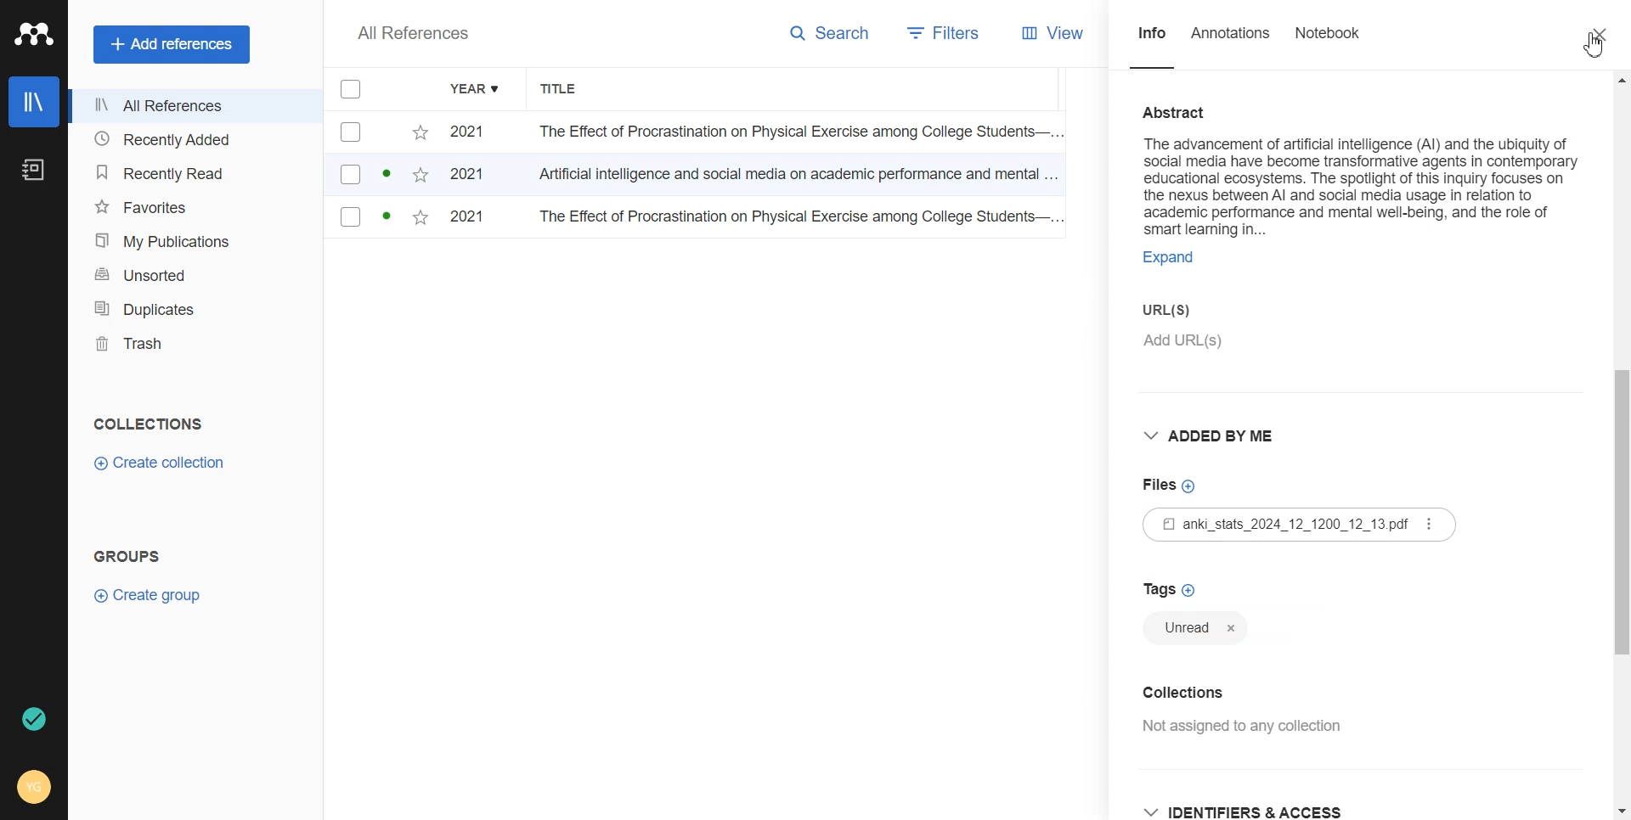  What do you see at coordinates (380, 176) in the screenshot?
I see `checkbox` at bounding box center [380, 176].